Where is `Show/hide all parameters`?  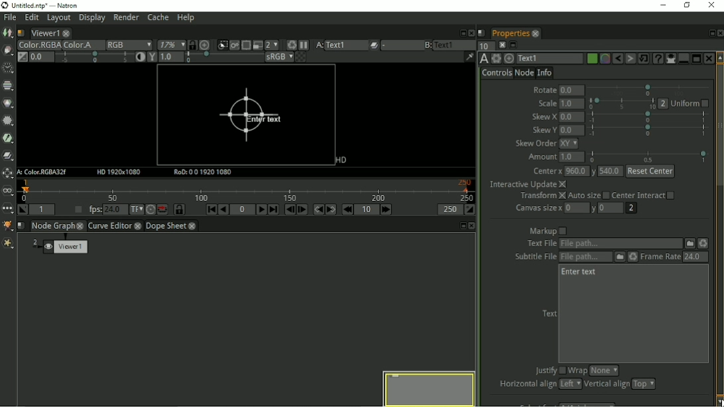 Show/hide all parameters is located at coordinates (670, 58).